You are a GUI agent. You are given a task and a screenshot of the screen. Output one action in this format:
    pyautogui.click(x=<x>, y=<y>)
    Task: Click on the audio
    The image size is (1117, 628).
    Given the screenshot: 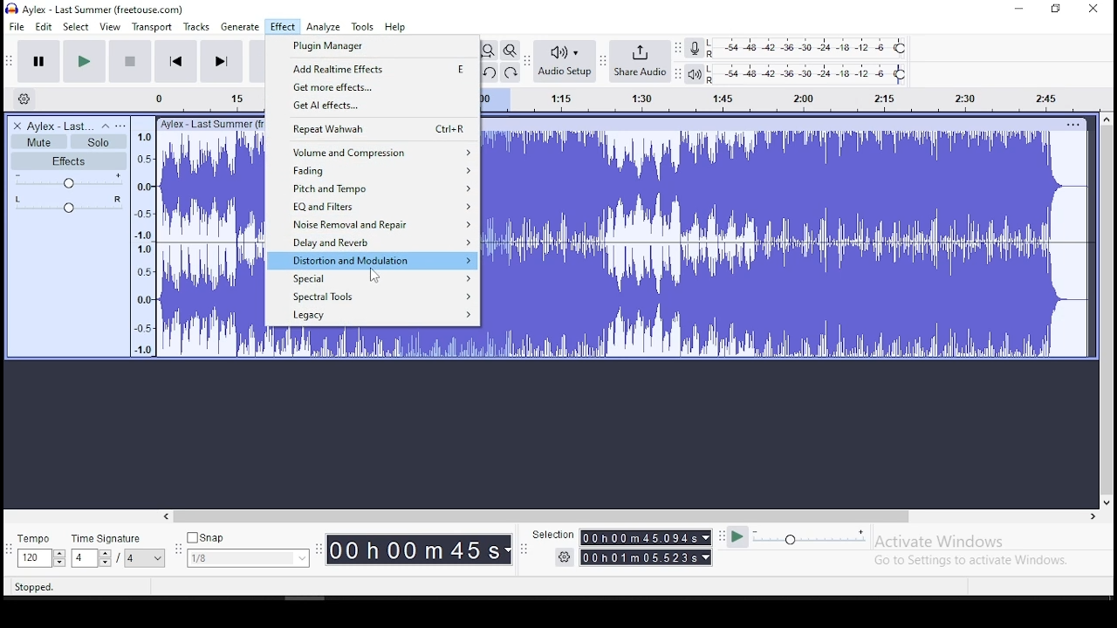 What is the action you would take?
    pyautogui.click(x=61, y=126)
    